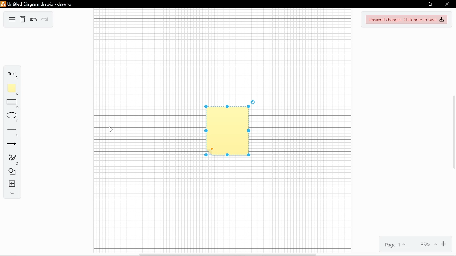 This screenshot has height=256, width=456. Describe the element at coordinates (430, 4) in the screenshot. I see `Restore down` at that location.